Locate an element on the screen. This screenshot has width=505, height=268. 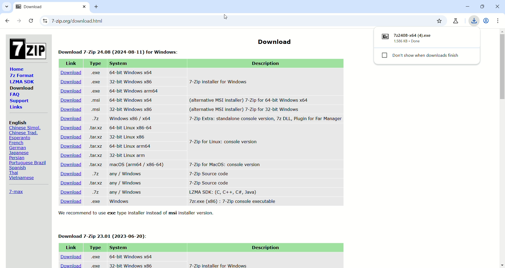
.tarxz is located at coordinates (97, 128).